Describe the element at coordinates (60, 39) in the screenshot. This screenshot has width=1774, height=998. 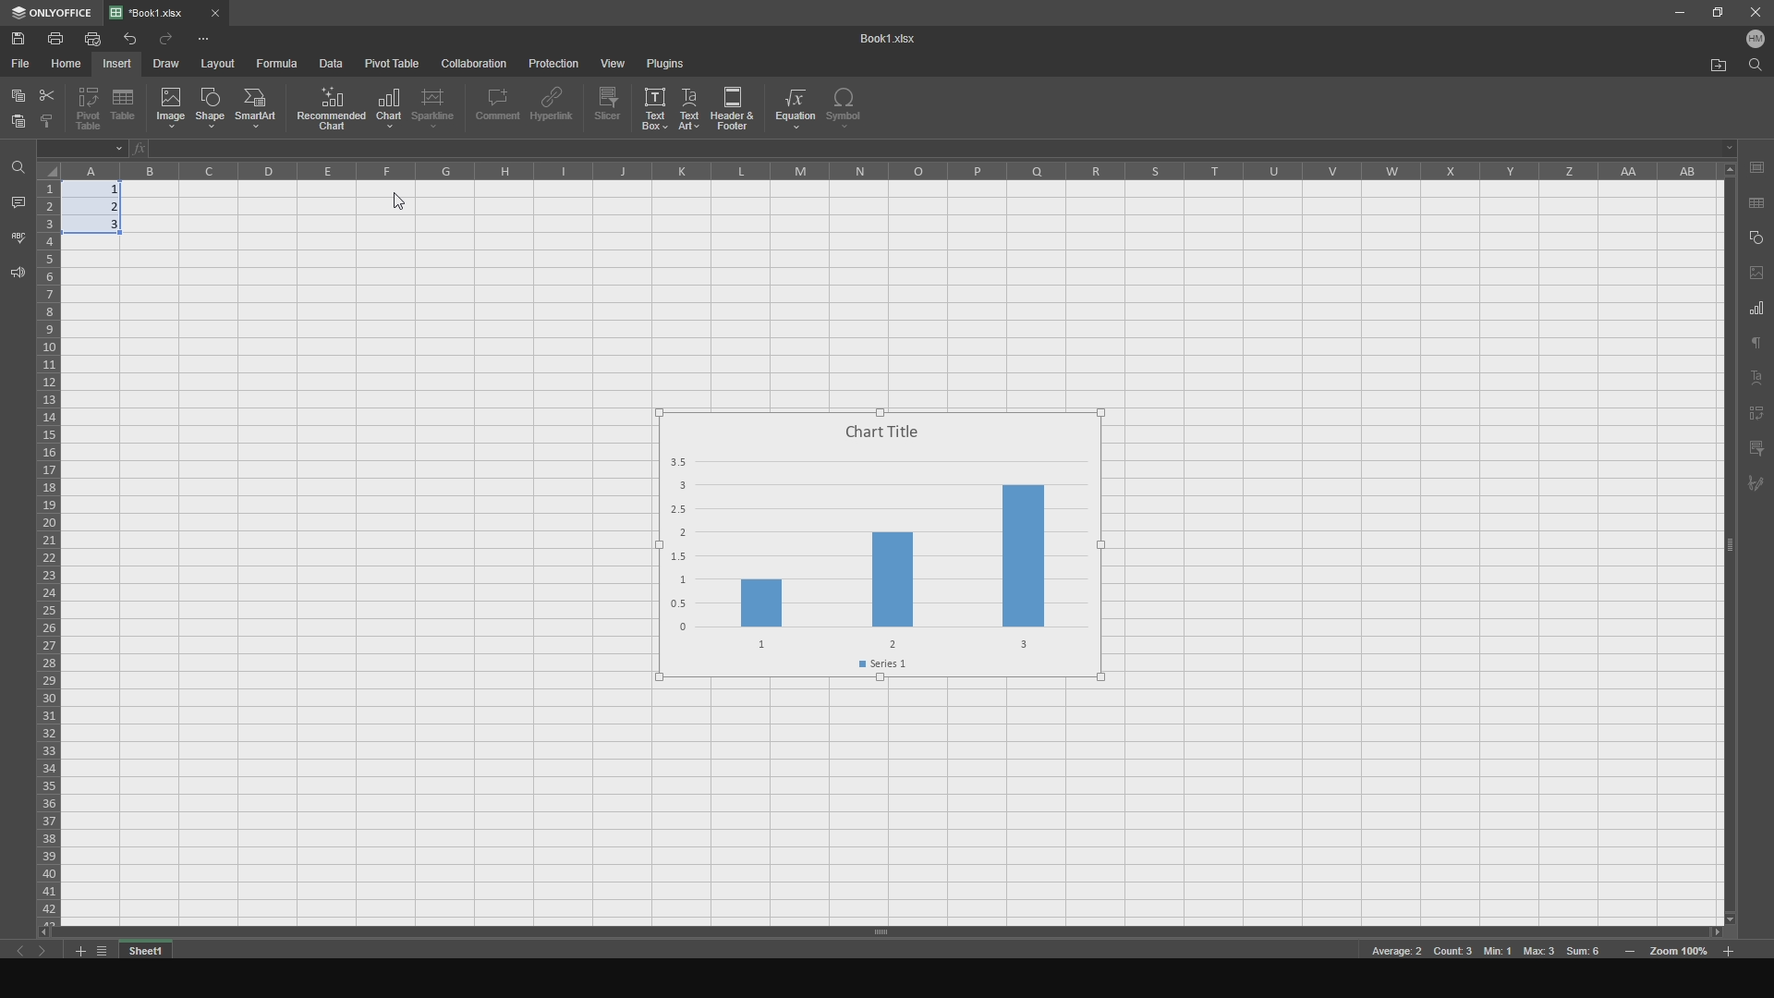
I see `print` at that location.